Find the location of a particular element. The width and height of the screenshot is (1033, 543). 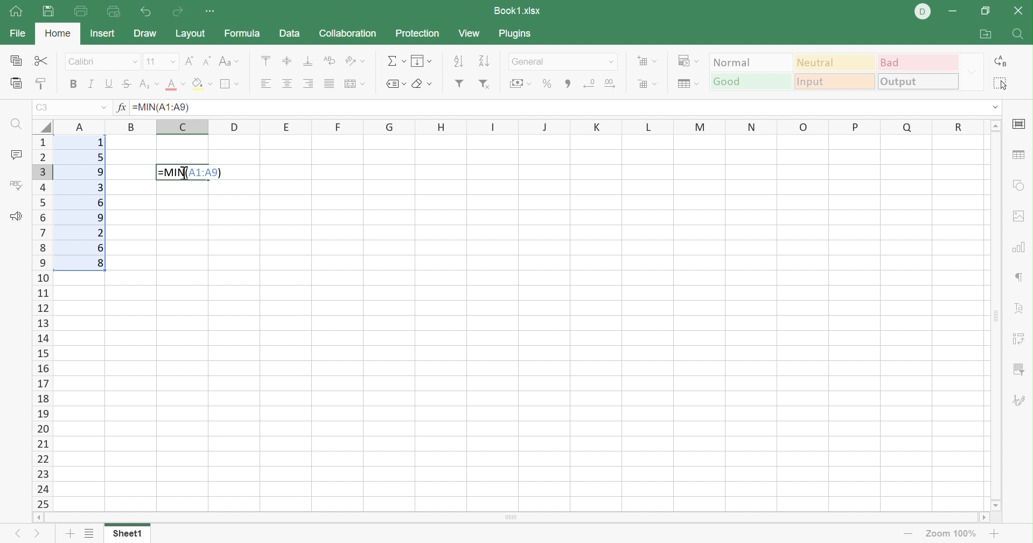

Text Art settings is located at coordinates (1021, 305).